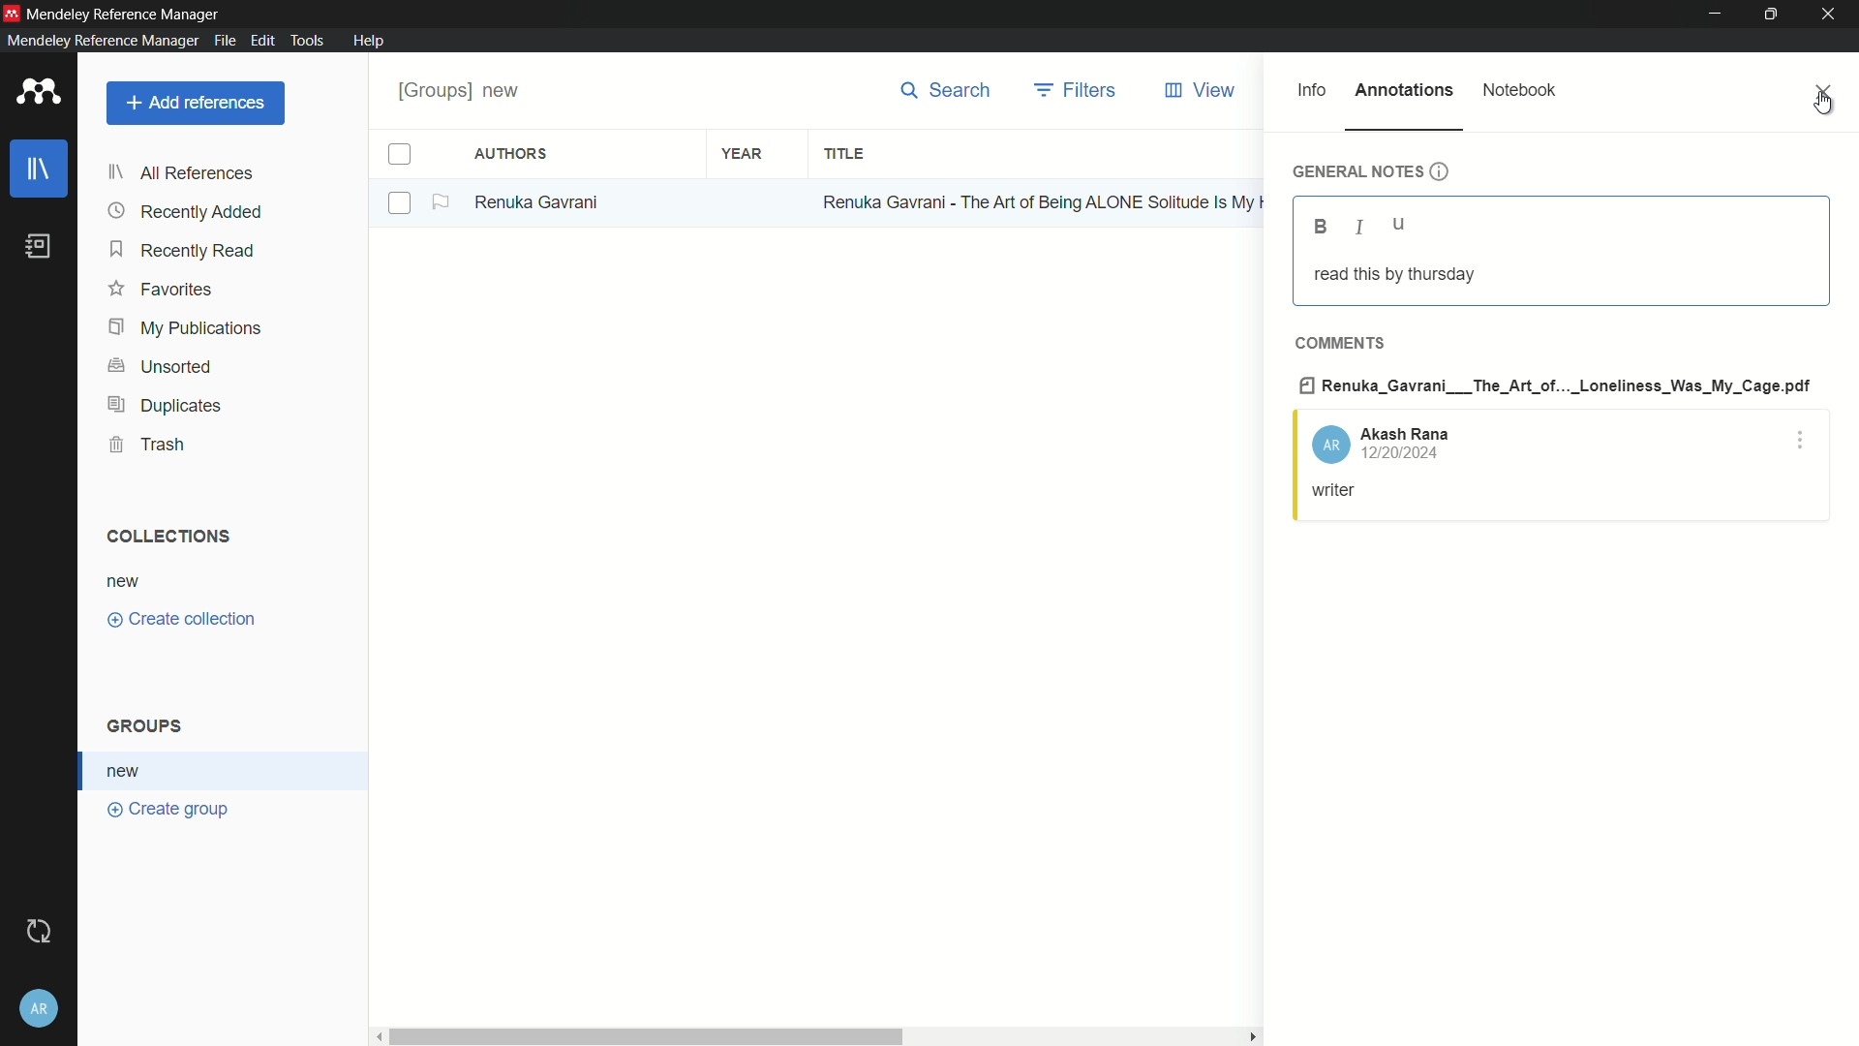 The height and width of the screenshot is (1046, 1859). What do you see at coordinates (41, 1008) in the screenshot?
I see `account and help` at bounding box center [41, 1008].